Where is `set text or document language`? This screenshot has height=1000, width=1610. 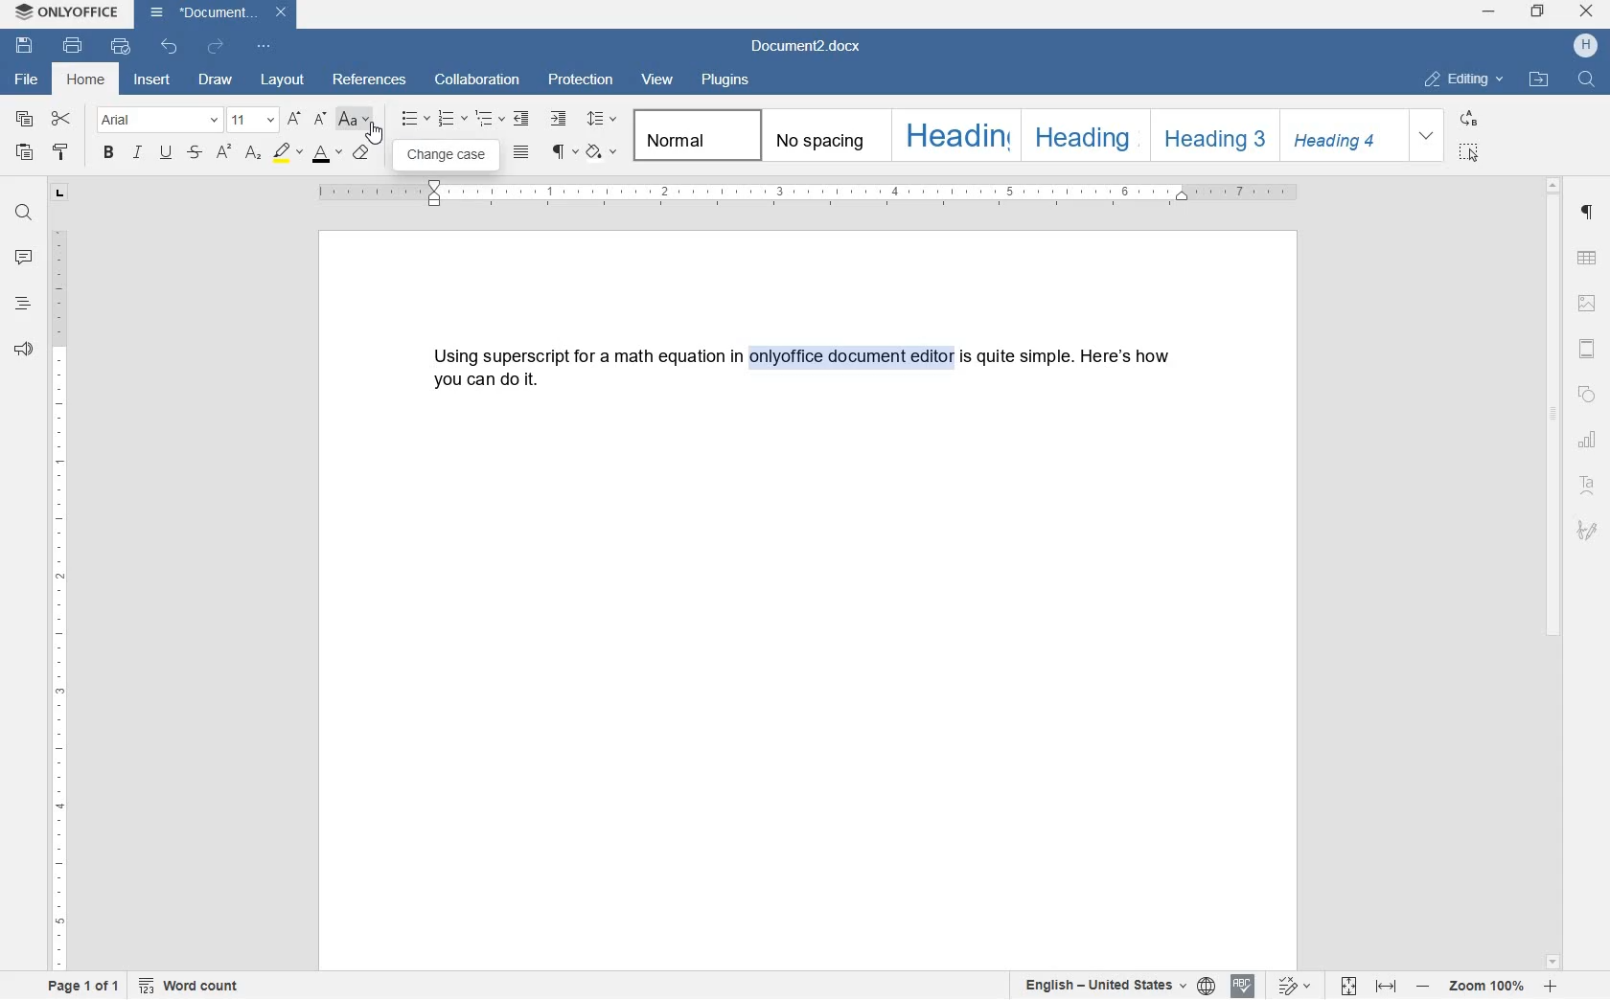 set text or document language is located at coordinates (1119, 986).